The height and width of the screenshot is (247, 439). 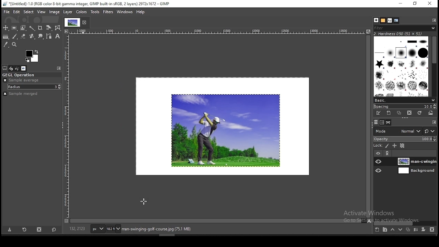 What do you see at coordinates (144, 201) in the screenshot?
I see `mouse pointer` at bounding box center [144, 201].